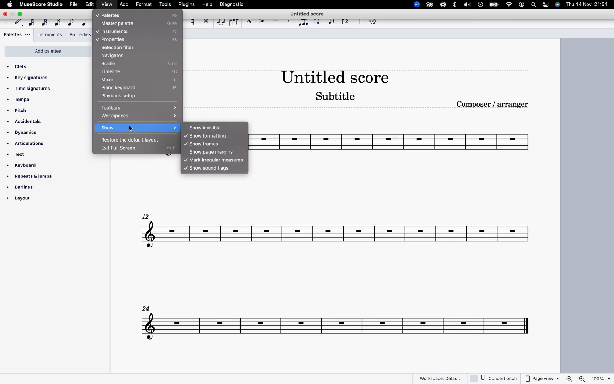  What do you see at coordinates (428, 6) in the screenshot?
I see `creative cloud` at bounding box center [428, 6].